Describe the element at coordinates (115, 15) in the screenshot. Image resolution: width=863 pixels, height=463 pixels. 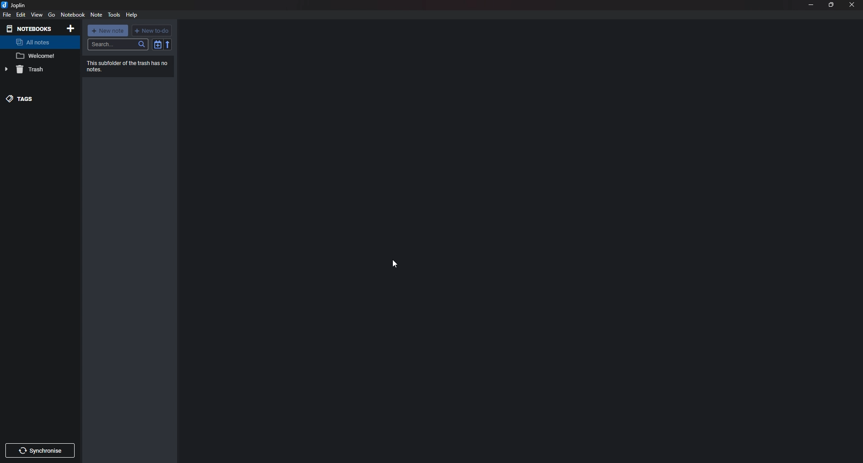
I see `tools` at that location.